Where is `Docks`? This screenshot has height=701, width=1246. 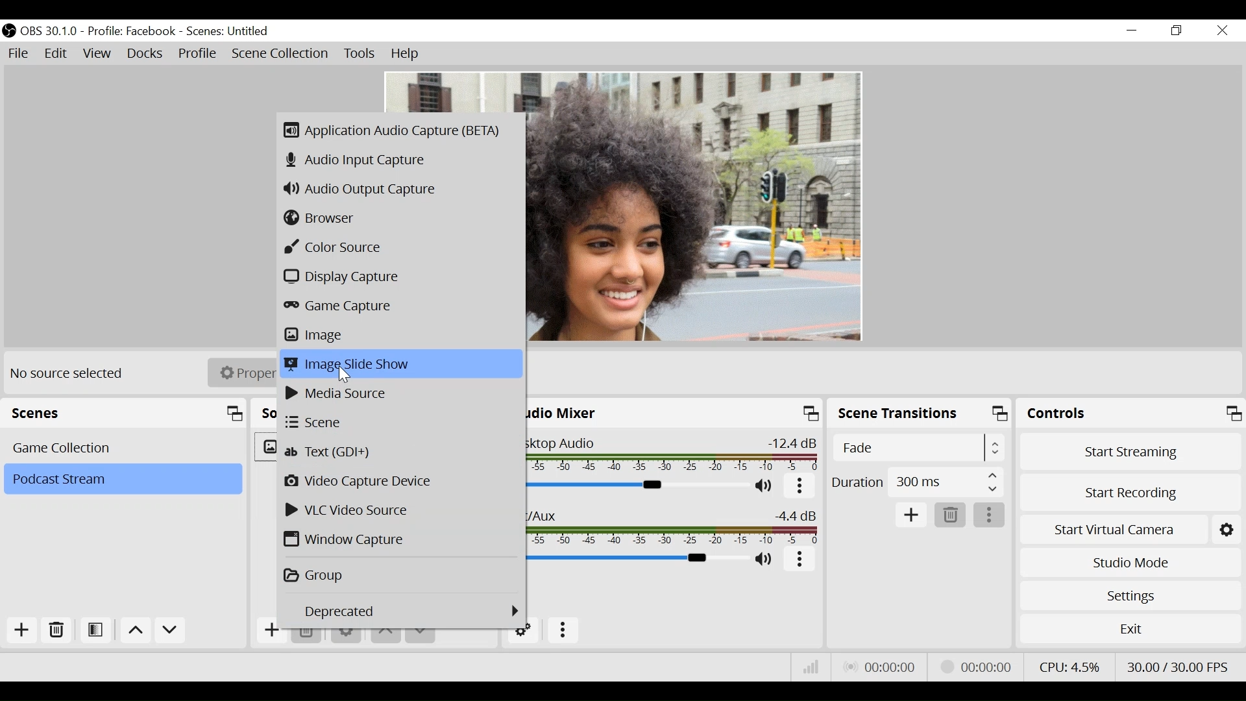
Docks is located at coordinates (146, 55).